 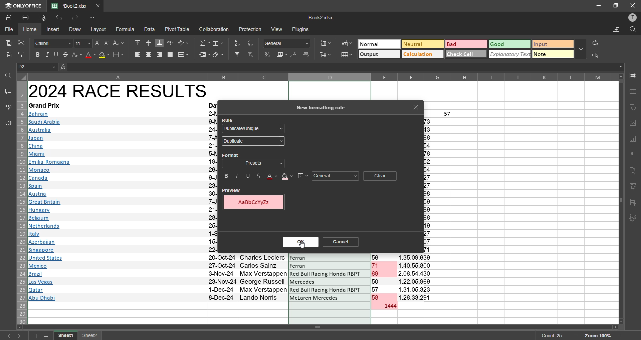 What do you see at coordinates (120, 43) in the screenshot?
I see `change case` at bounding box center [120, 43].